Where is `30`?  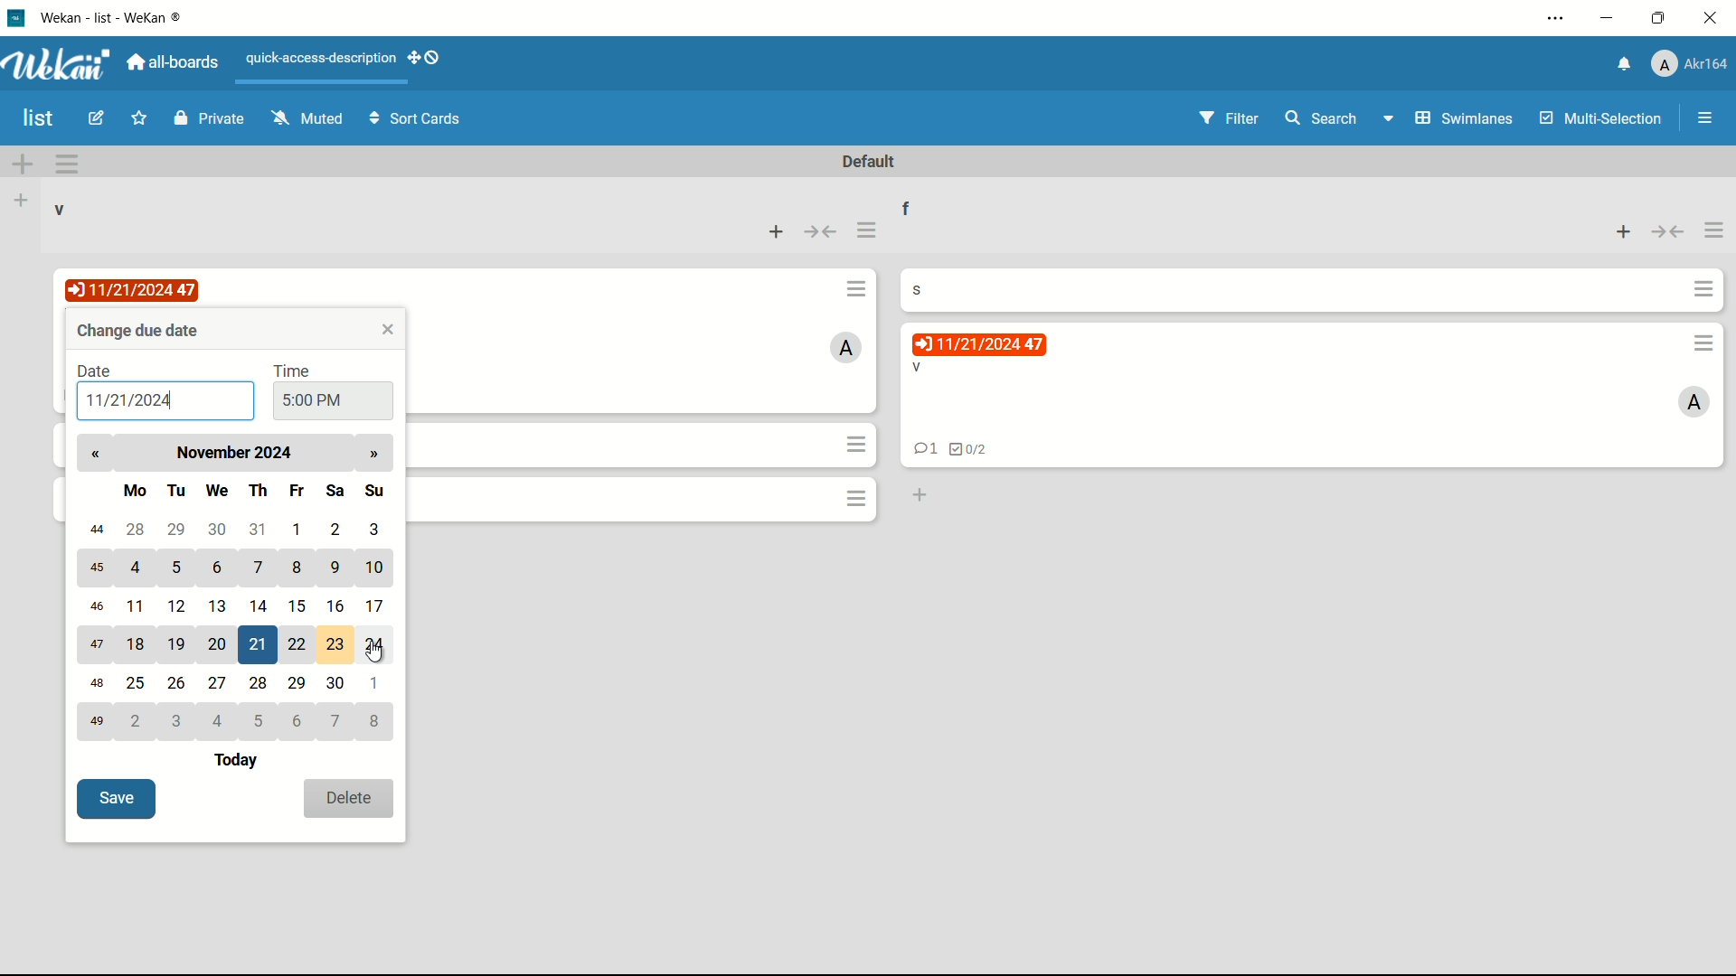
30 is located at coordinates (220, 527).